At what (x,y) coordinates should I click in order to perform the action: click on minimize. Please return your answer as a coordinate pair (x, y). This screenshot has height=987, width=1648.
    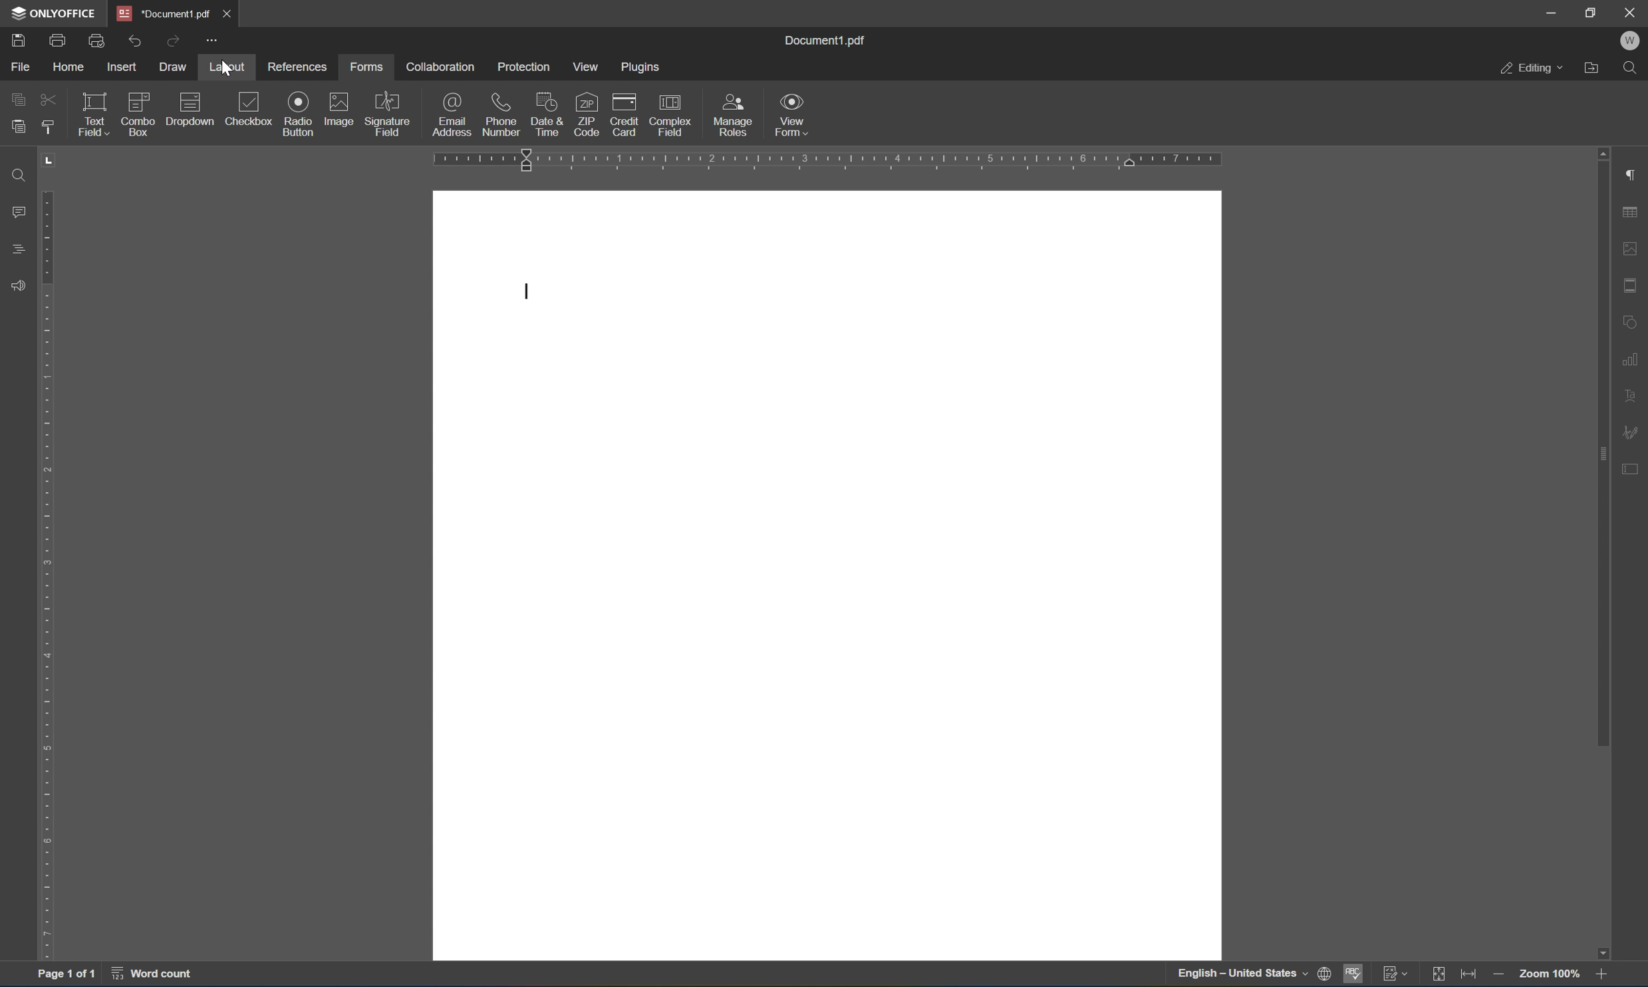
    Looking at the image, I should click on (1554, 13).